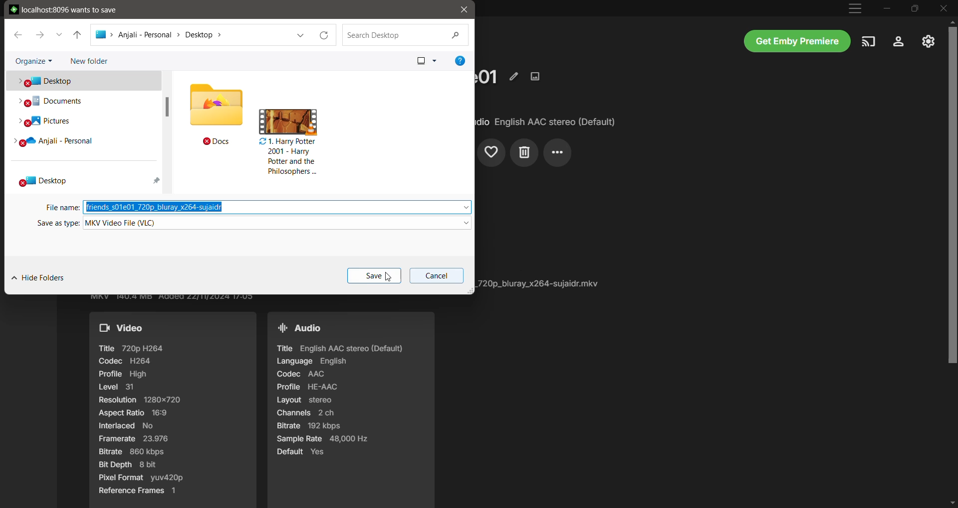  Describe the element at coordinates (288, 142) in the screenshot. I see `Harry Potter 2001 film` at that location.